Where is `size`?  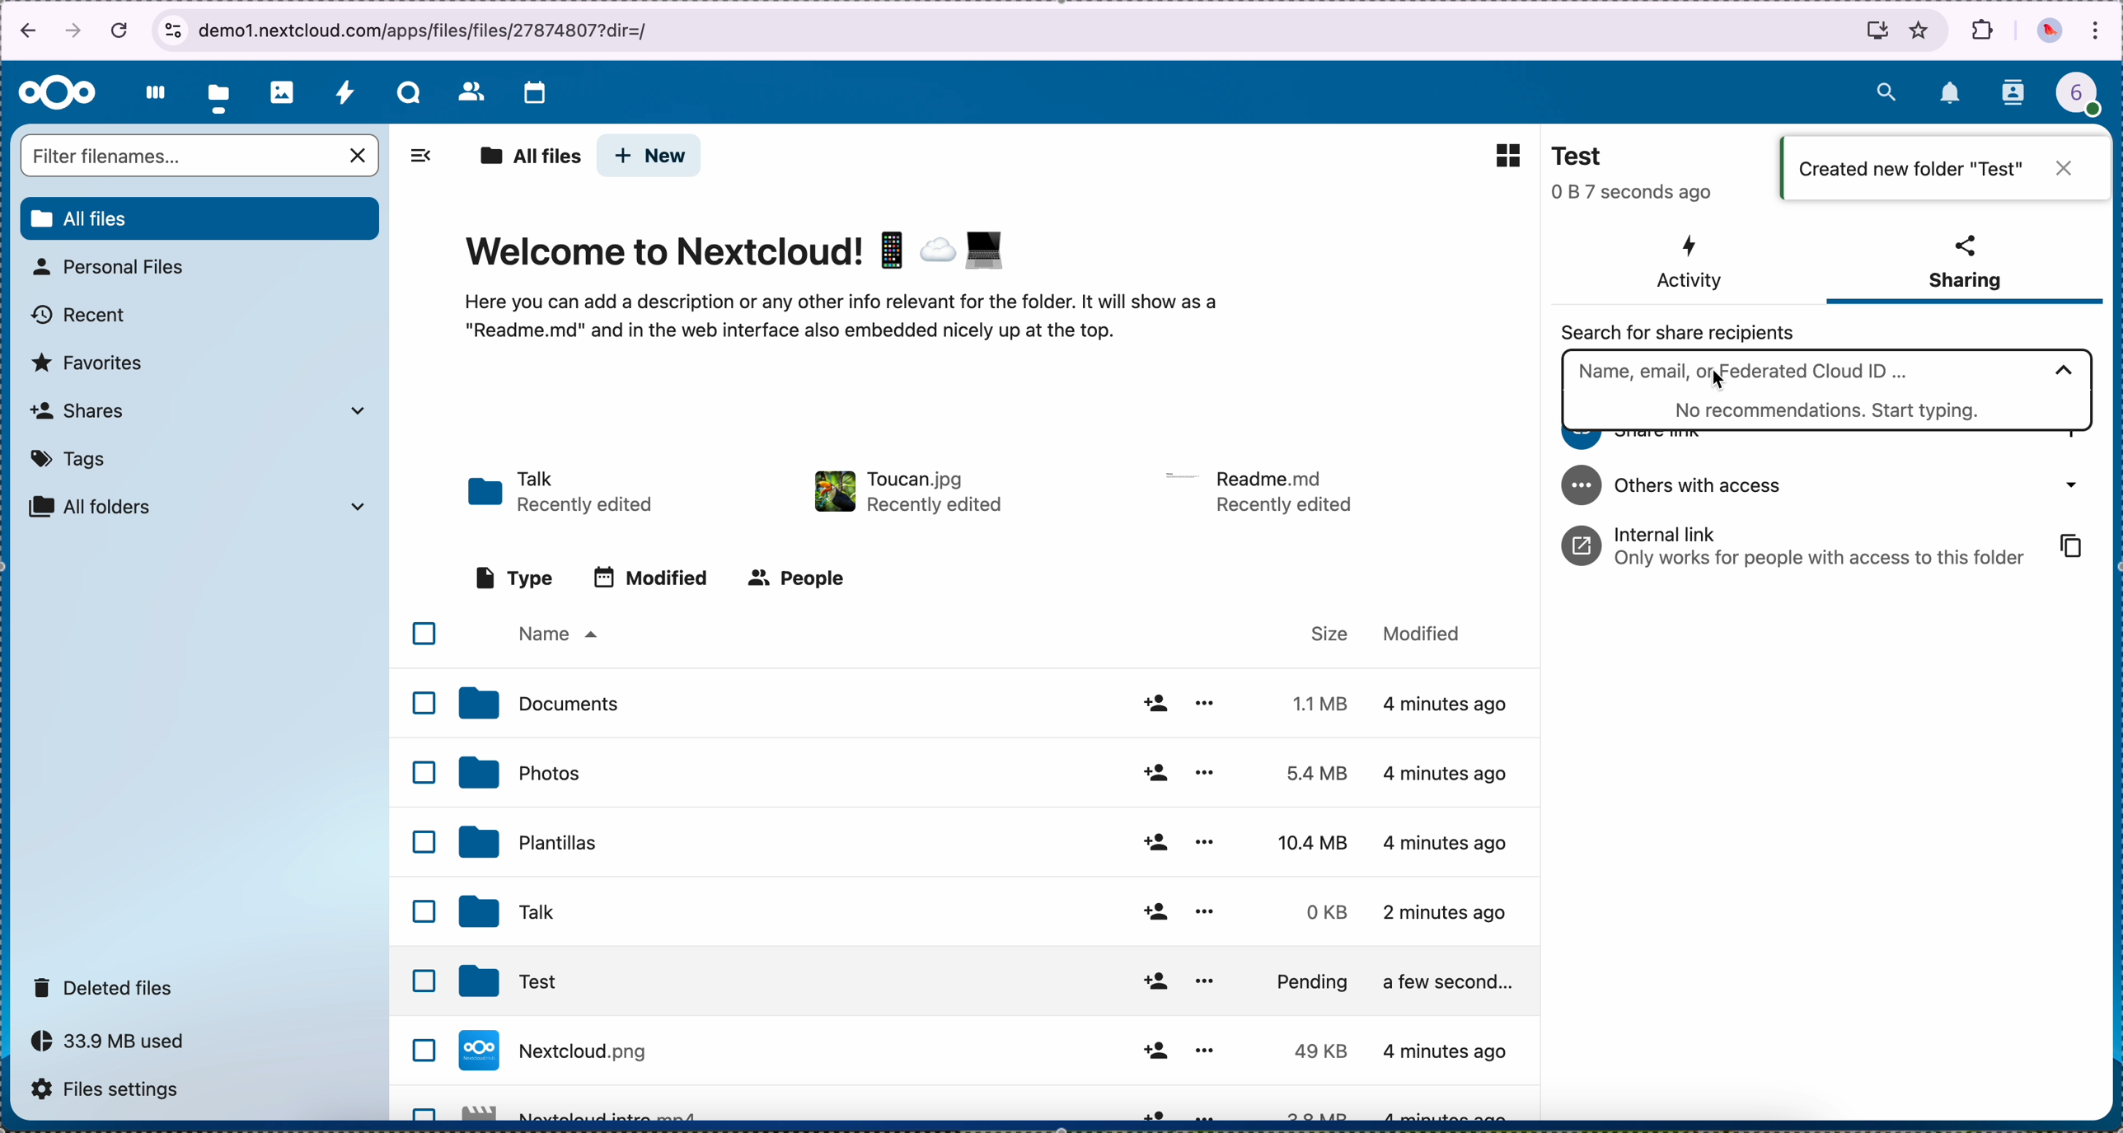 size is located at coordinates (1331, 631).